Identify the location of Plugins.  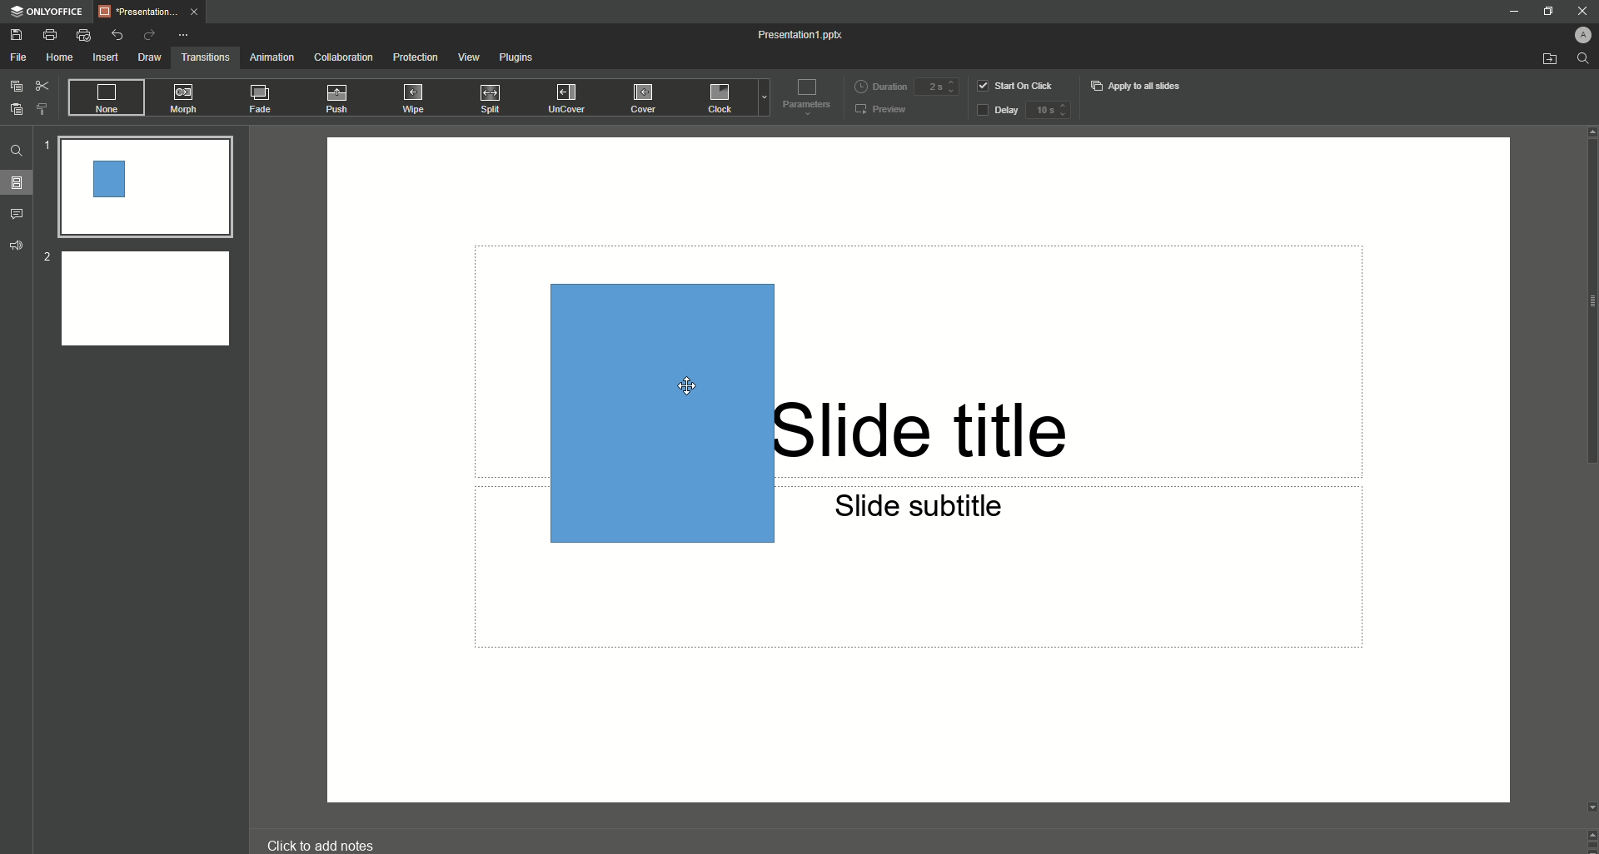
(520, 59).